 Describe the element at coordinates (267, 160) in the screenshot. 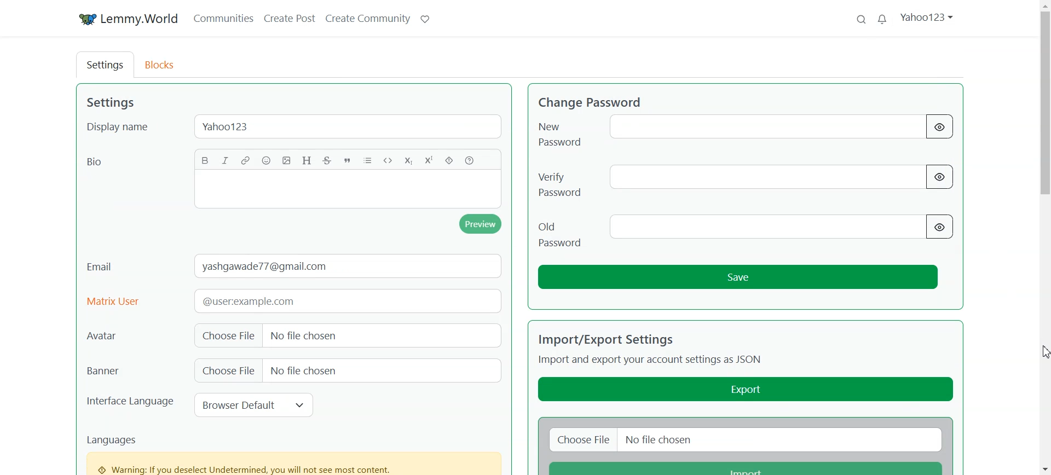

I see `Emojis` at that location.